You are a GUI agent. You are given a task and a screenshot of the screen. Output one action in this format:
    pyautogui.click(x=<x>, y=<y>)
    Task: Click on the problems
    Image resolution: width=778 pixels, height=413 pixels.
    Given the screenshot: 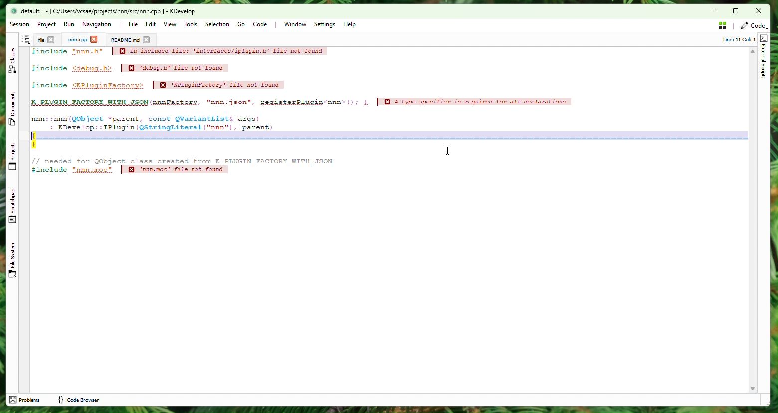 What is the action you would take?
    pyautogui.click(x=26, y=400)
    